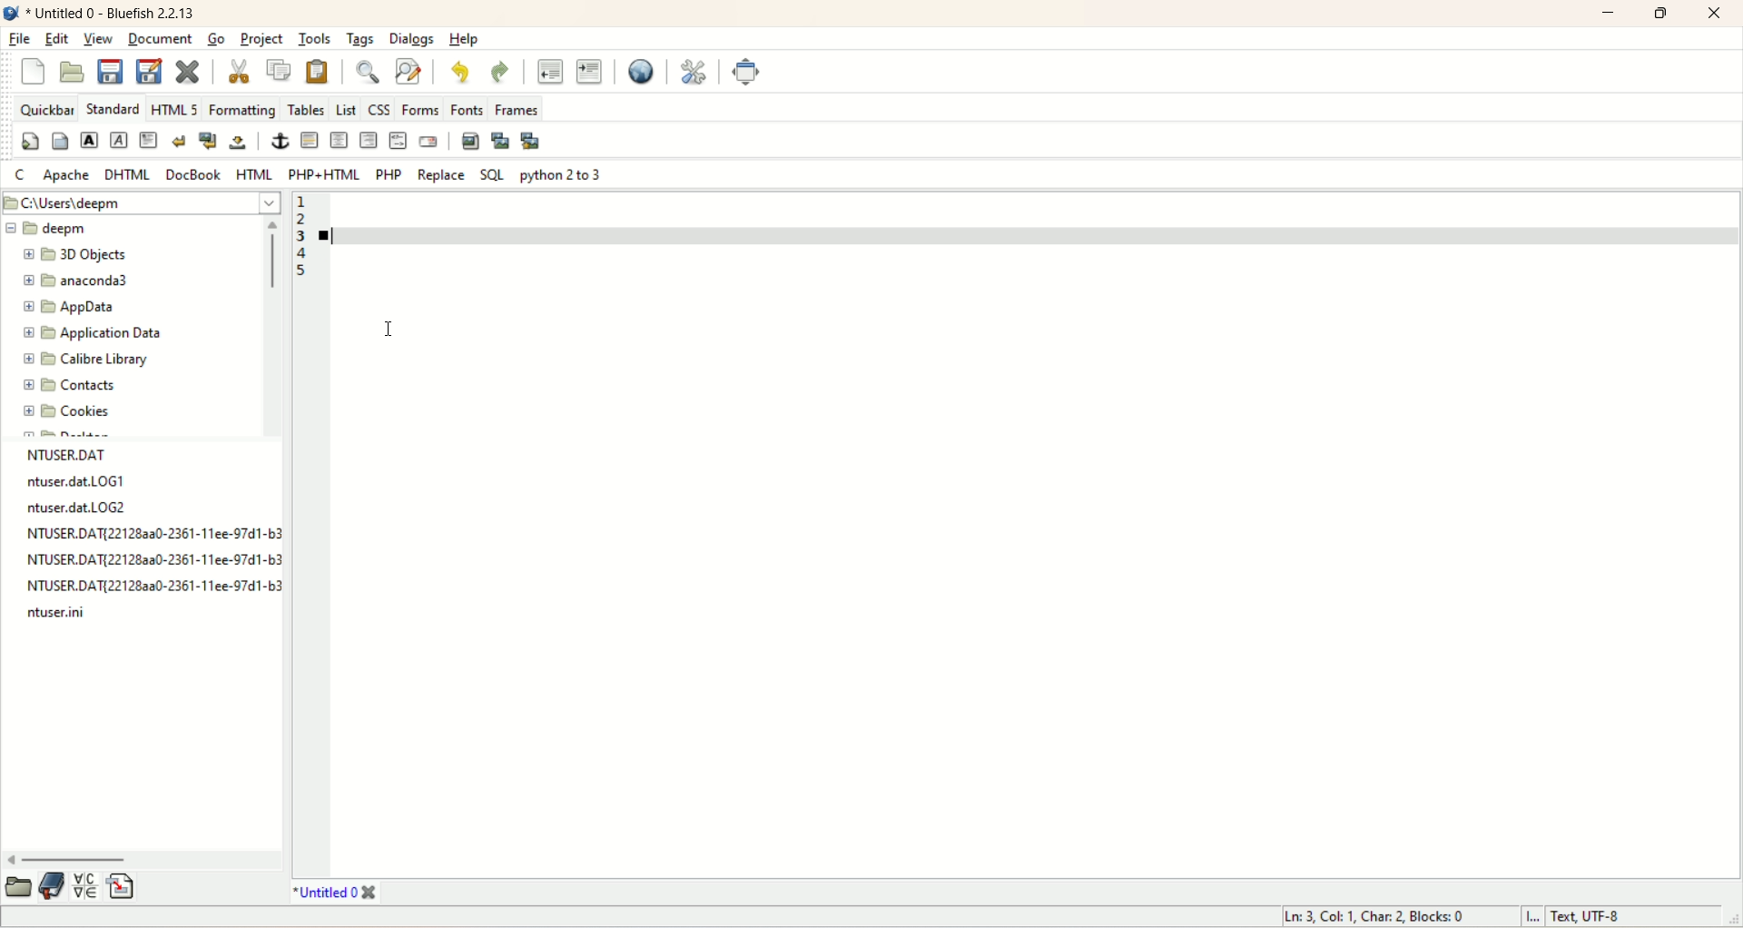  What do you see at coordinates (245, 110) in the screenshot?
I see `formatting` at bounding box center [245, 110].